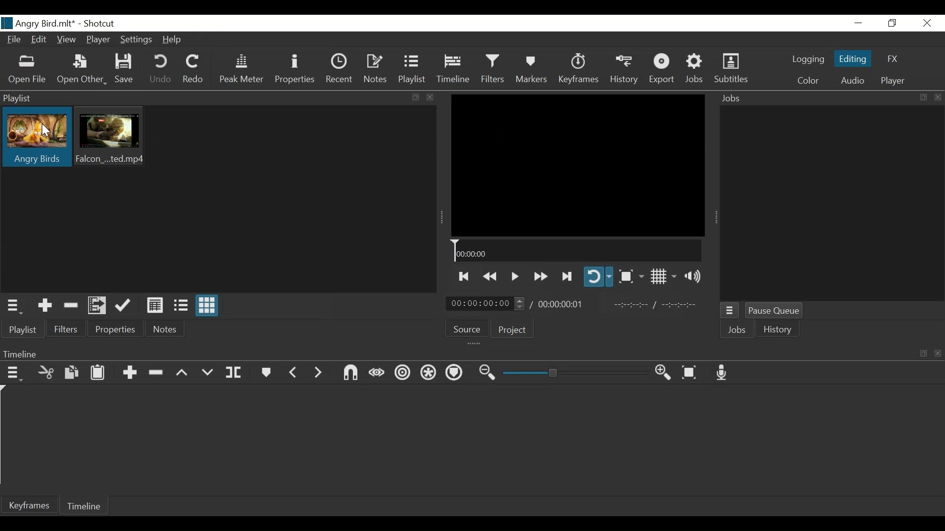  What do you see at coordinates (573, 374) in the screenshot?
I see `Zoom slider` at bounding box center [573, 374].